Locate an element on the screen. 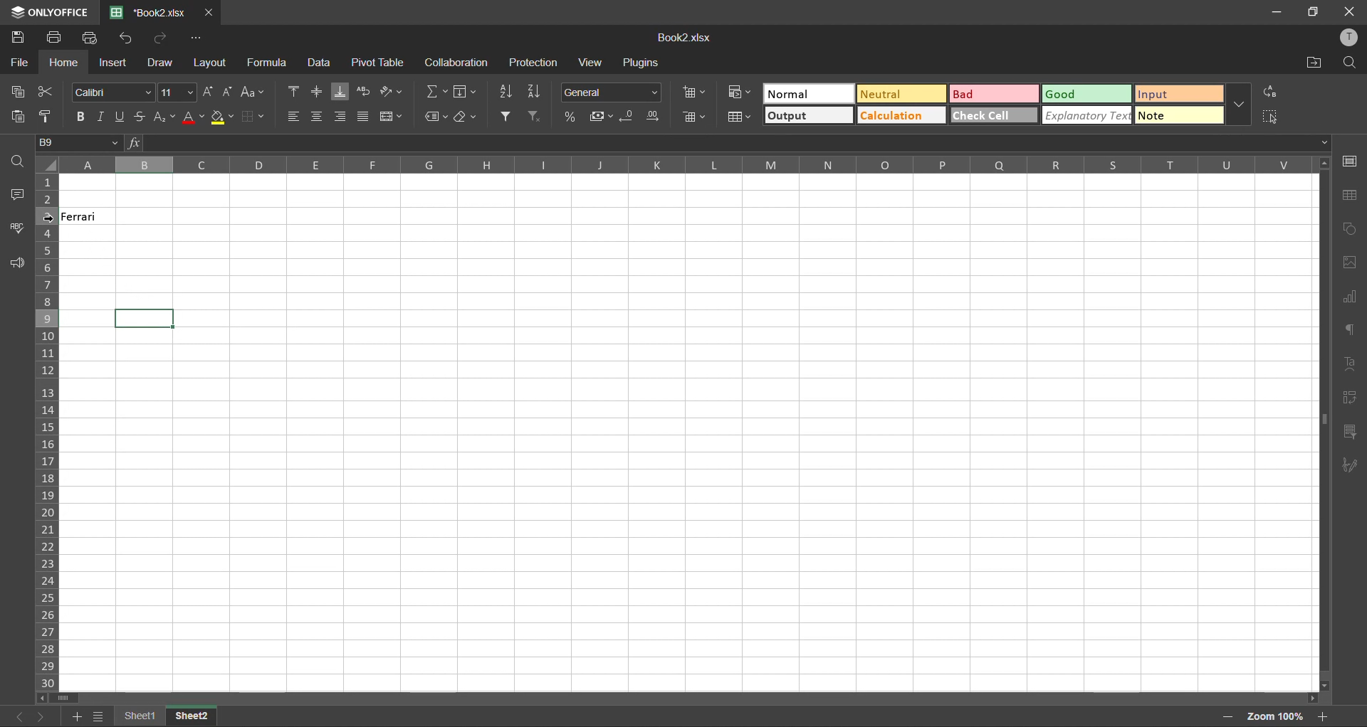  insert is located at coordinates (115, 61).